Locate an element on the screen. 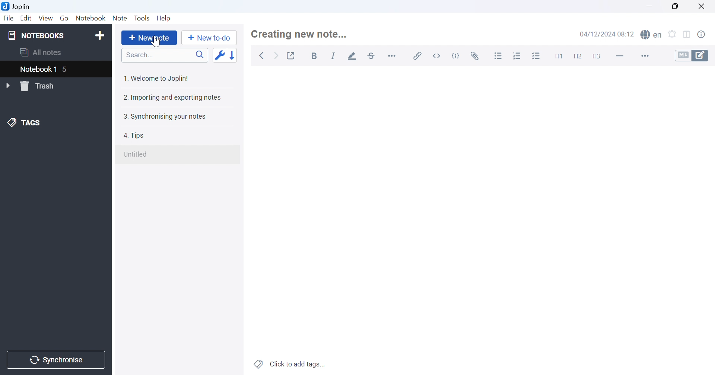 The image size is (715, 375). Trash is located at coordinates (38, 86).